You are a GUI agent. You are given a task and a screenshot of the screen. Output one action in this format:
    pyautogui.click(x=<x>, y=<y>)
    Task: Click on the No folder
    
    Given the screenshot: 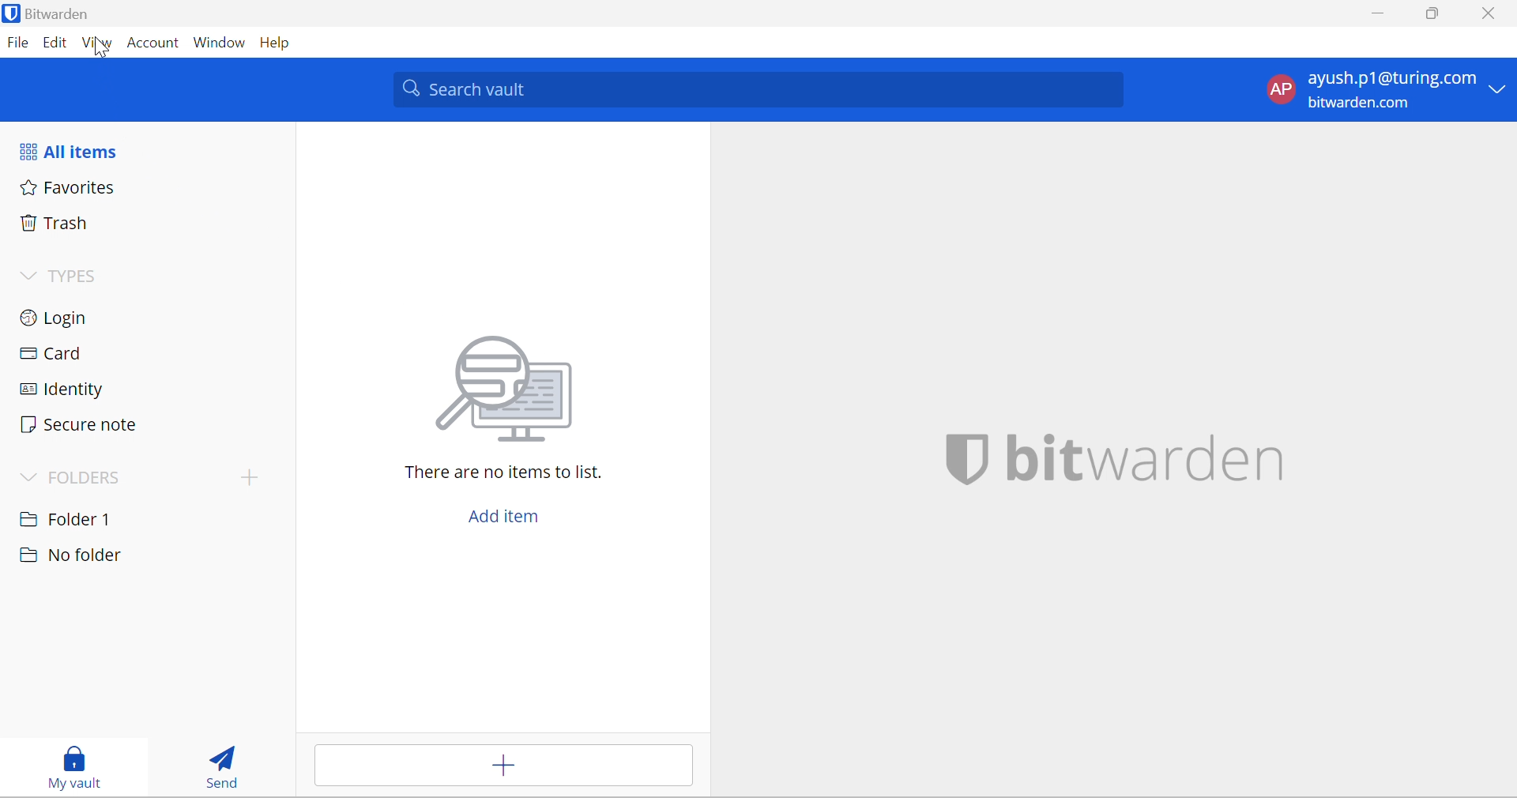 What is the action you would take?
    pyautogui.click(x=73, y=555)
    